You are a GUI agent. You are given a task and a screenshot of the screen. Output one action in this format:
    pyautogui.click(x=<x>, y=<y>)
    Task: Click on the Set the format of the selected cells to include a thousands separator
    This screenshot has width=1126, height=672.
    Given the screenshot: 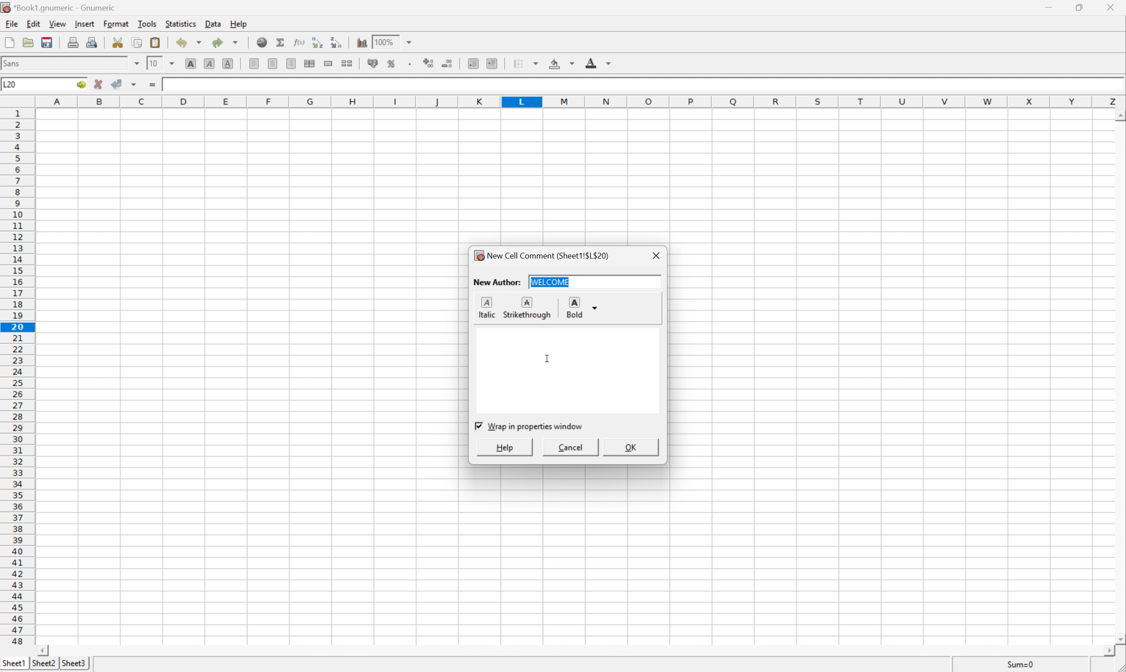 What is the action you would take?
    pyautogui.click(x=411, y=63)
    